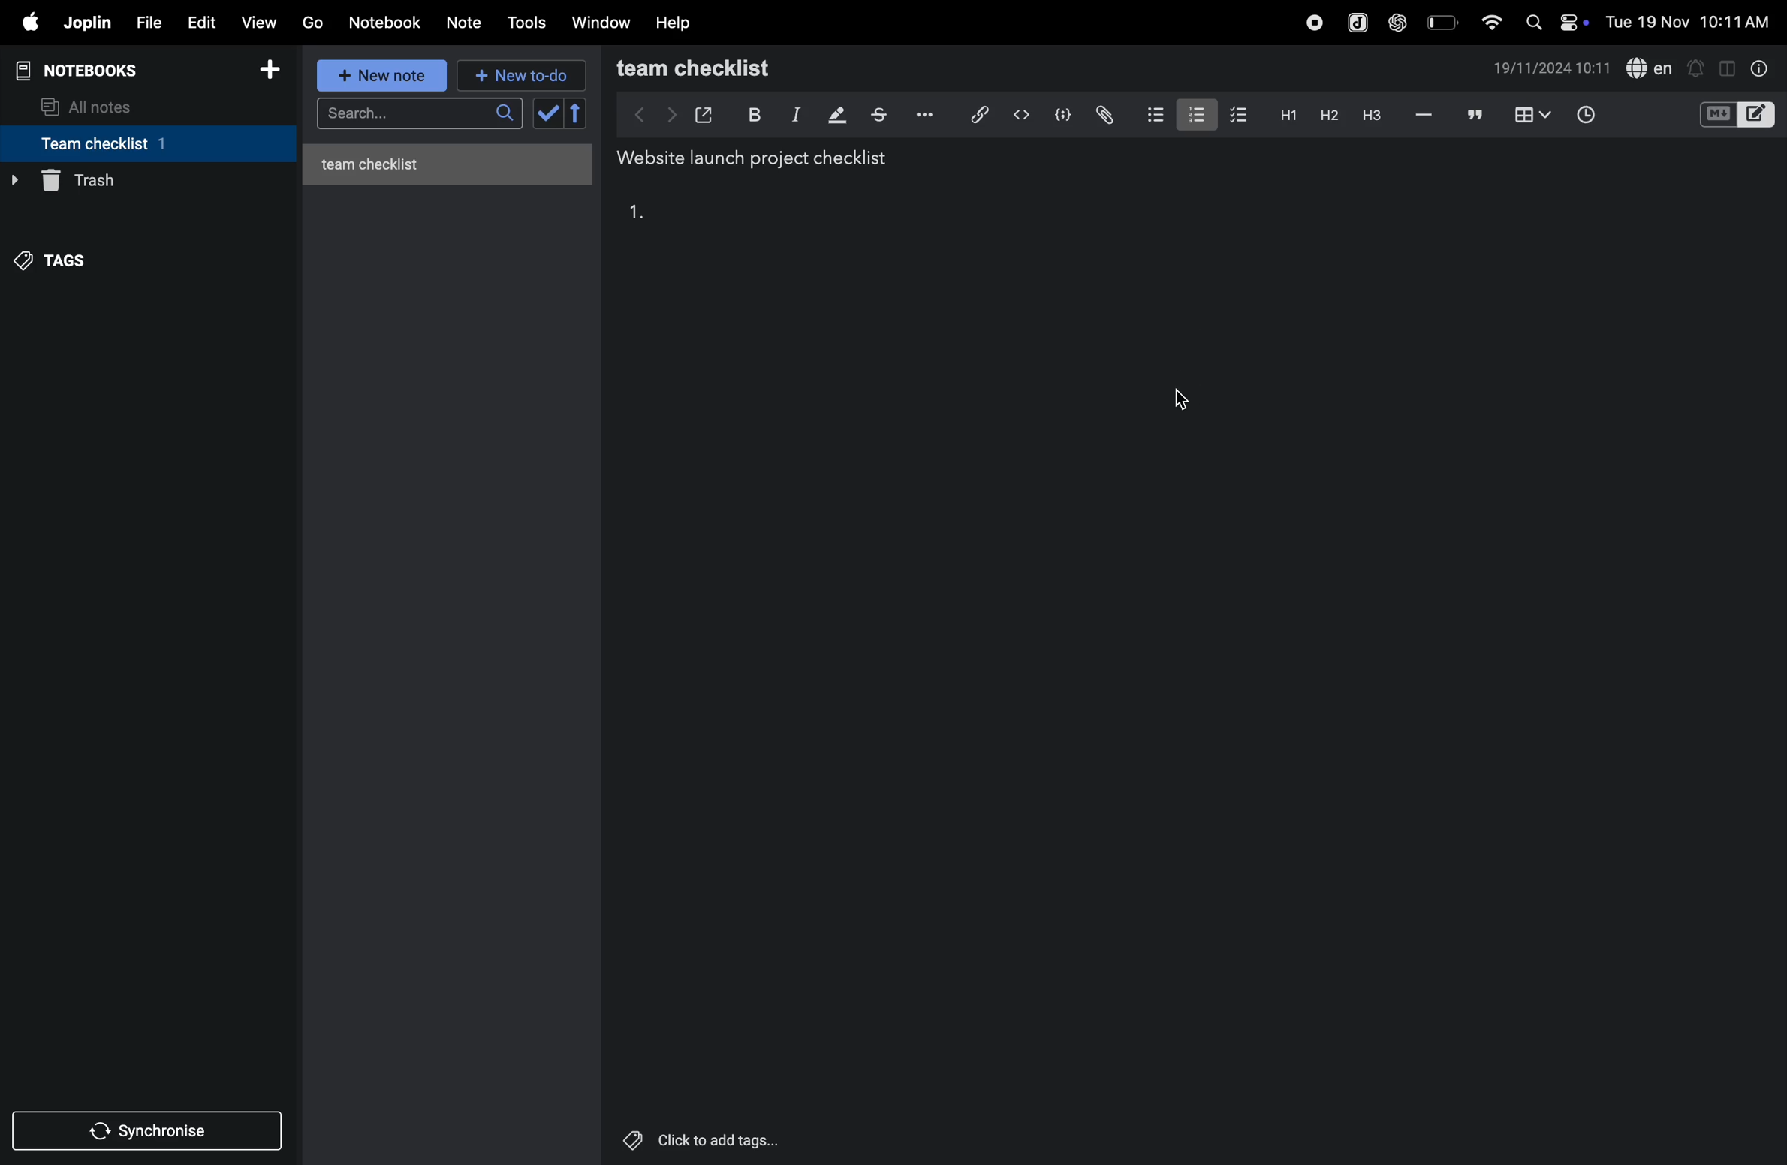 Image resolution: width=1787 pixels, height=1165 pixels. I want to click on team checklist, so click(725, 68).